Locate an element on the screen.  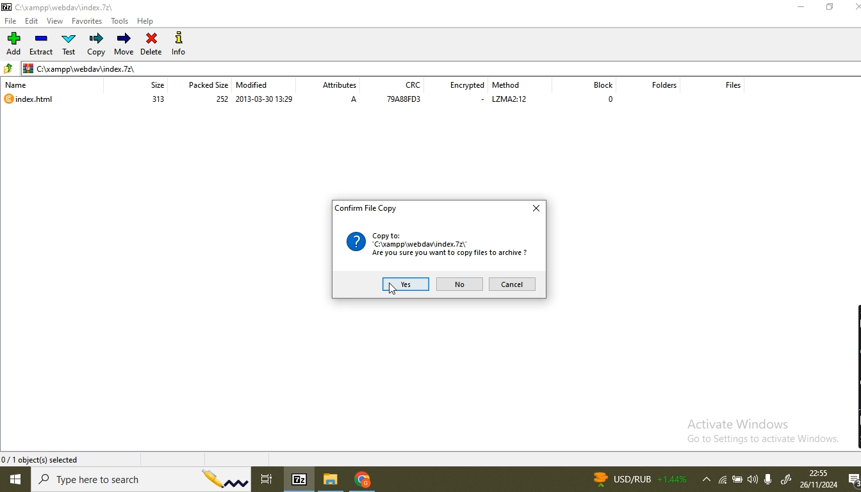
help is located at coordinates (147, 20).